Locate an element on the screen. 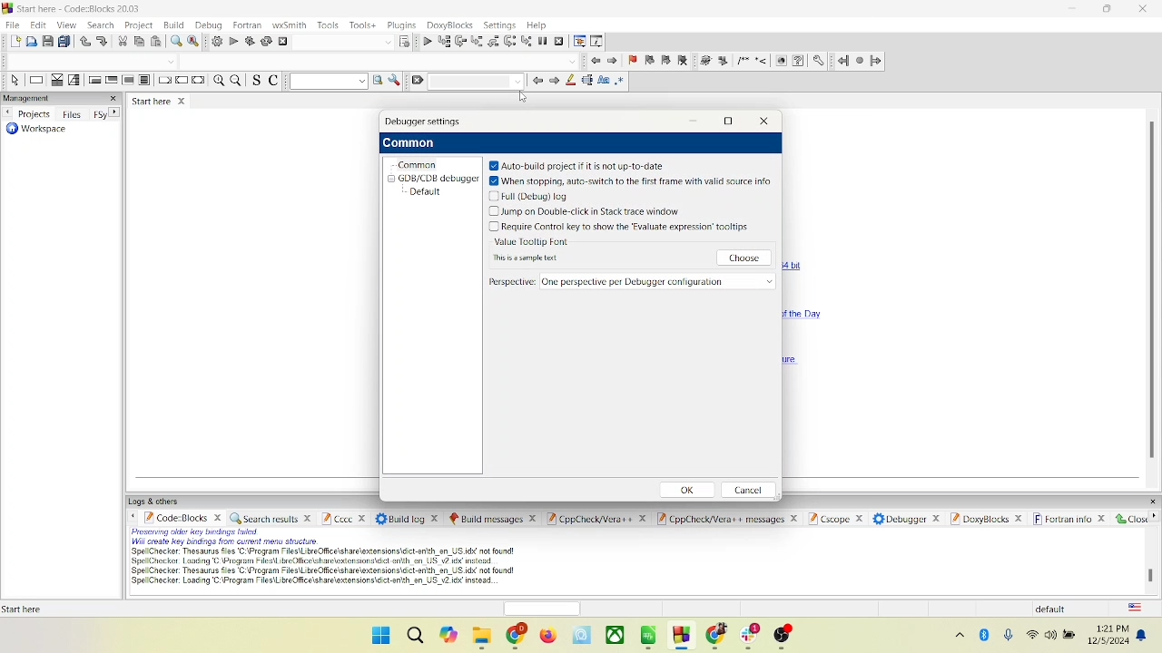 The height and width of the screenshot is (653, 1162). web is located at coordinates (780, 60).